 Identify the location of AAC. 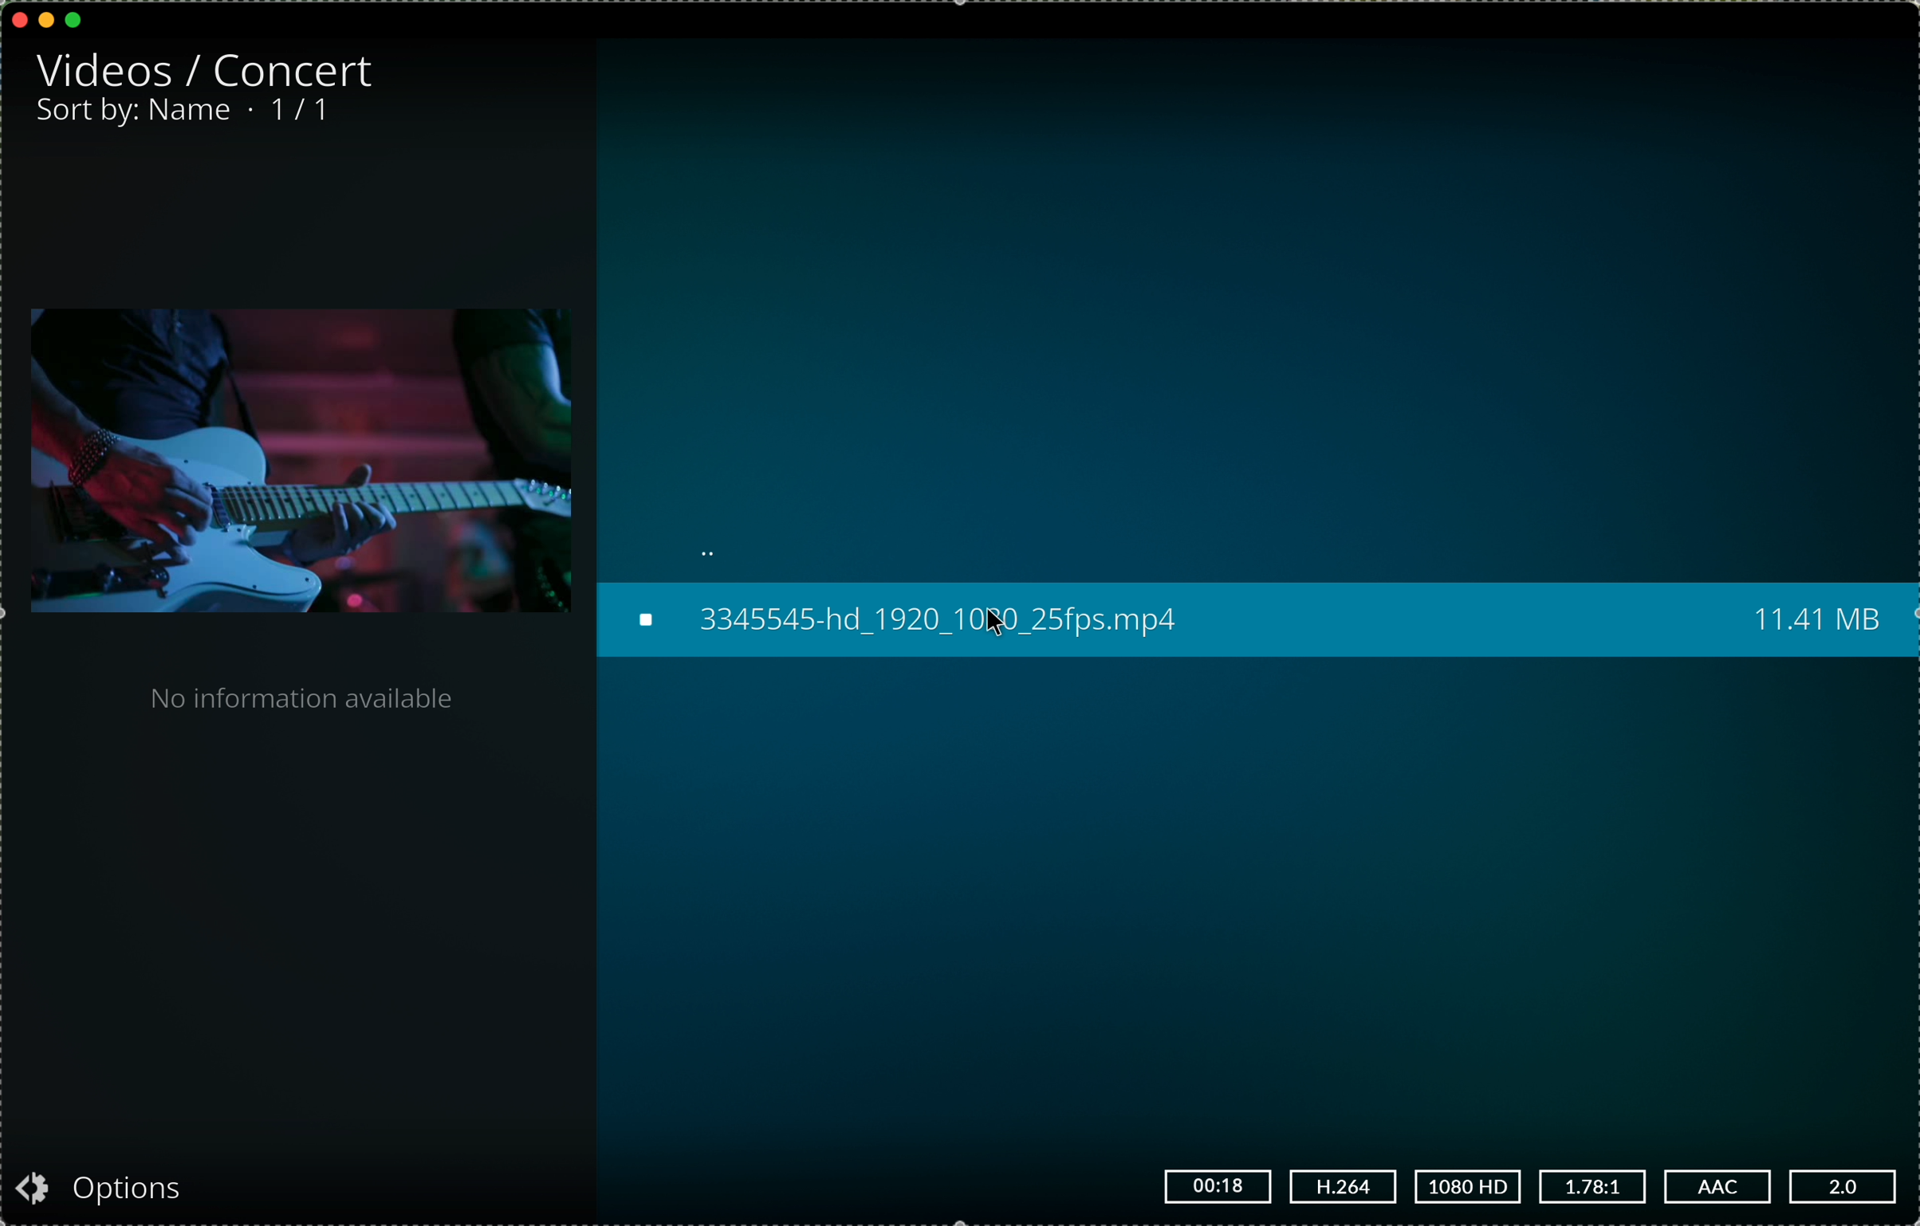
(1718, 1187).